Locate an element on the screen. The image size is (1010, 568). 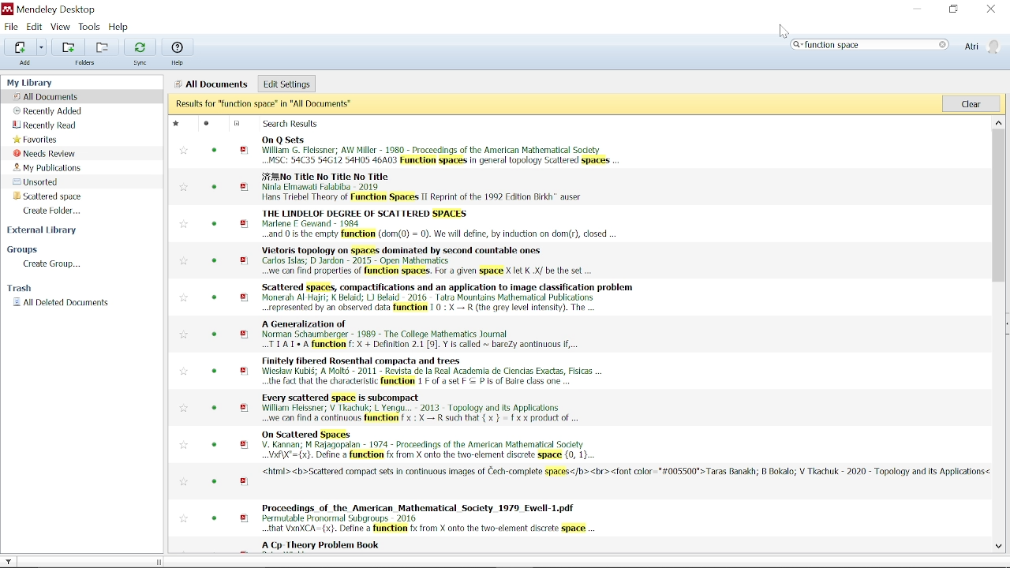
Add to favorite is located at coordinates (183, 444).